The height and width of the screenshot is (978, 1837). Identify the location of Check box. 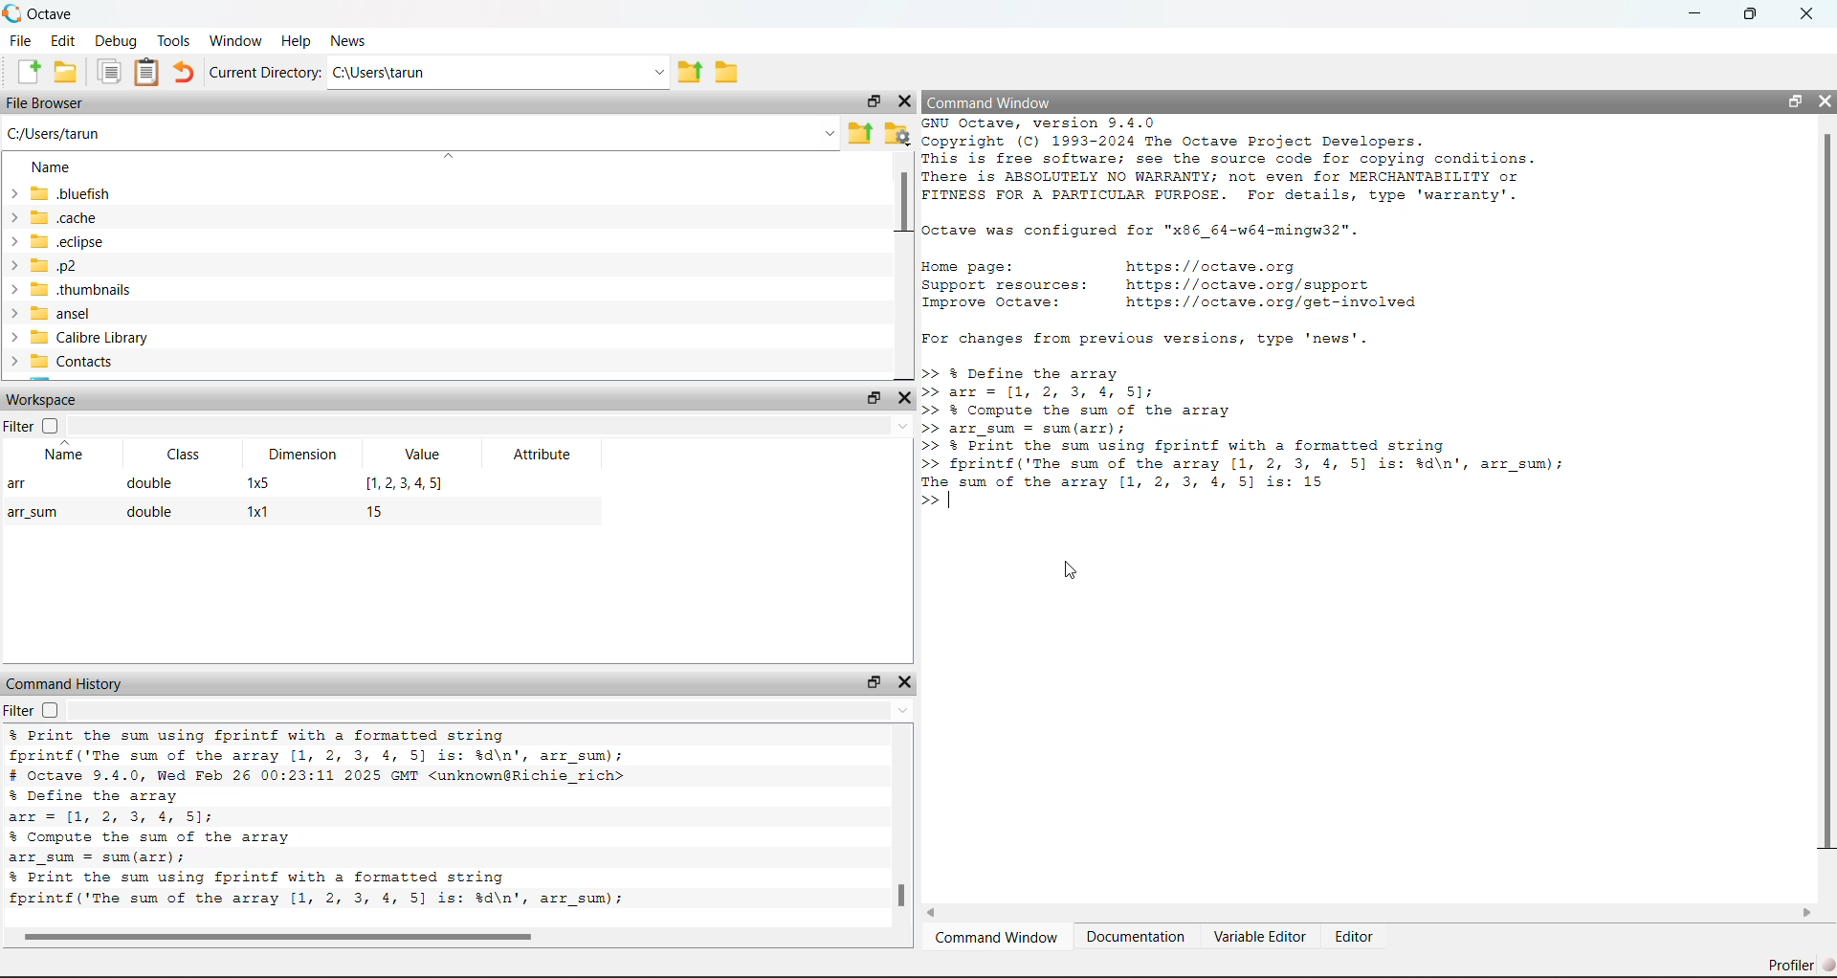
(50, 710).